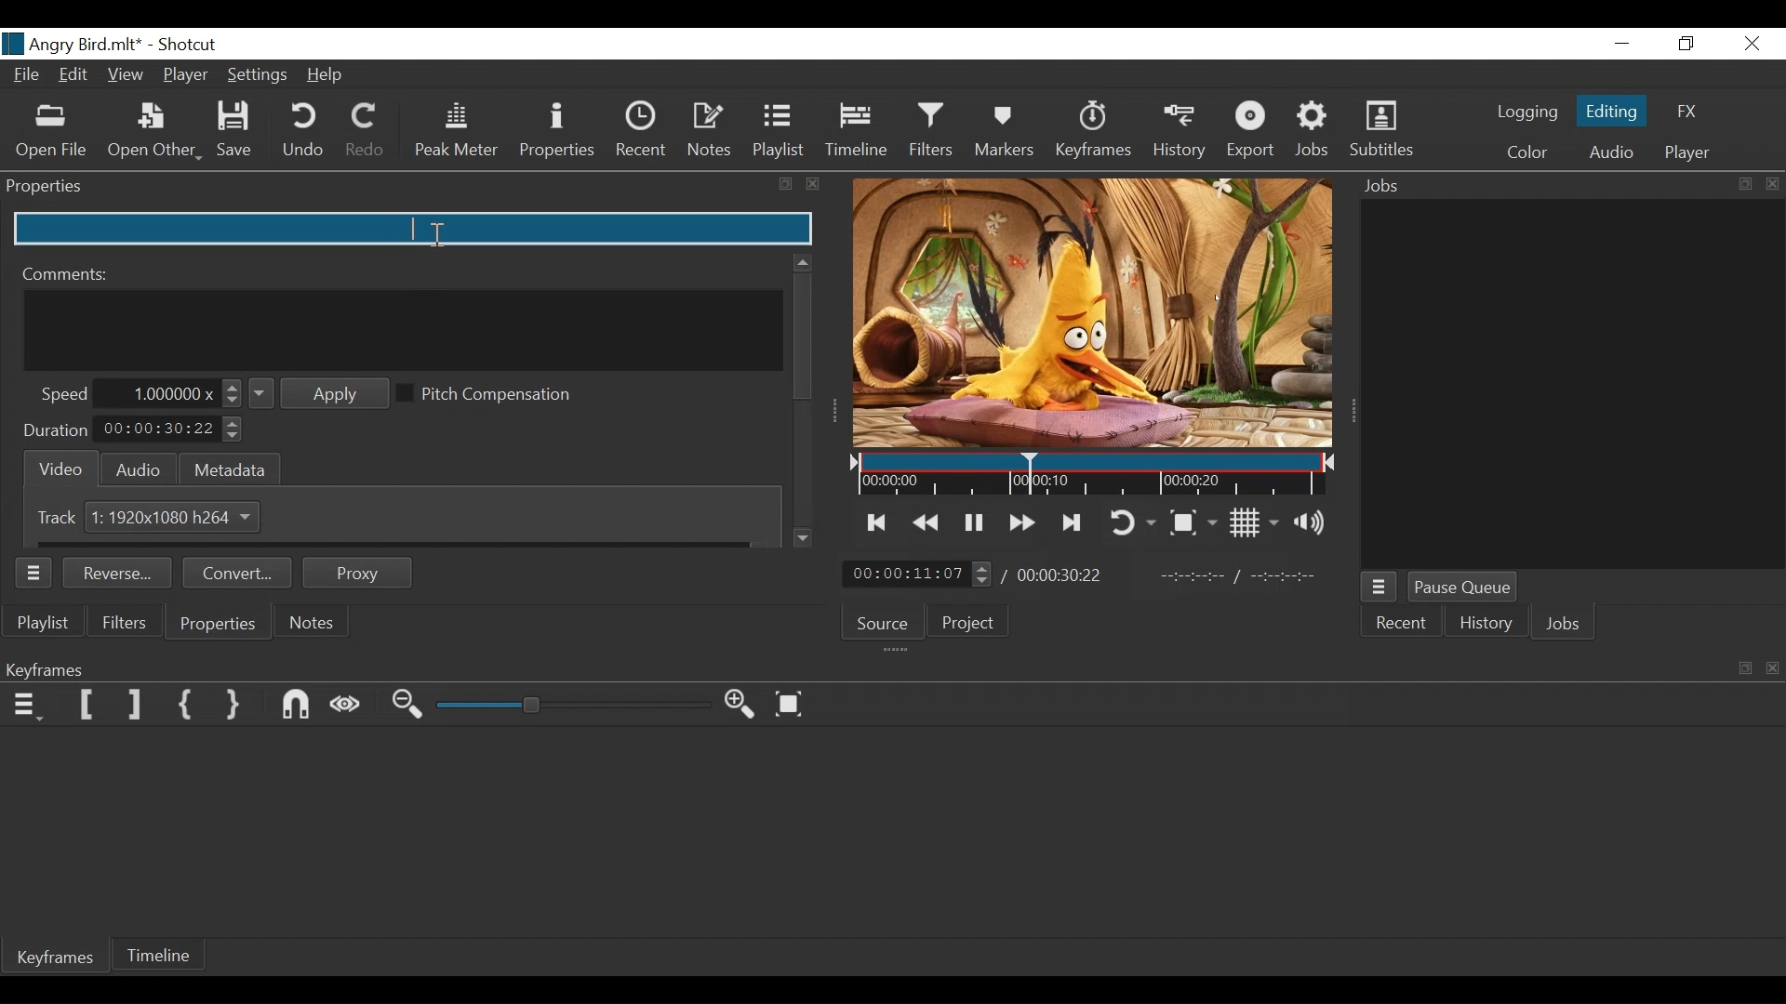  Describe the element at coordinates (1405, 624) in the screenshot. I see `Recent` at that location.